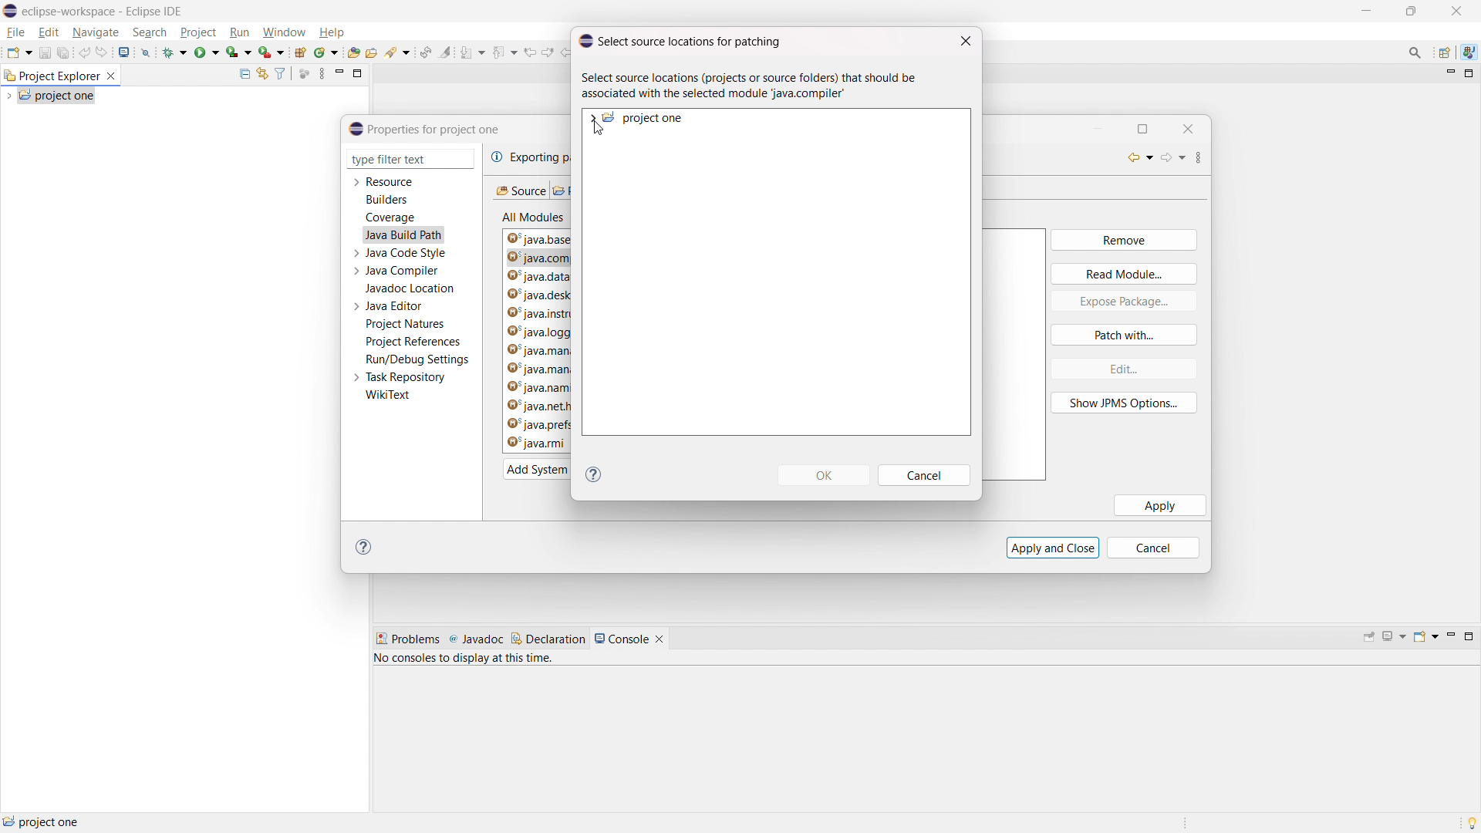 This screenshot has width=1481, height=833. Describe the element at coordinates (372, 52) in the screenshot. I see `open task` at that location.